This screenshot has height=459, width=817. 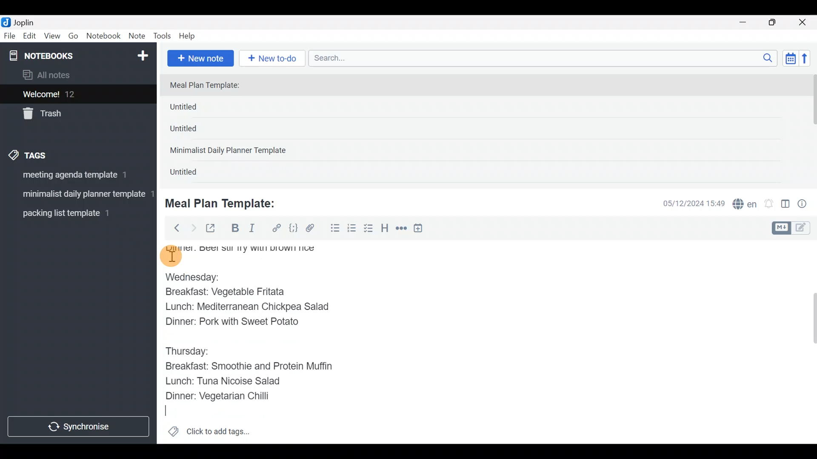 What do you see at coordinates (748, 21) in the screenshot?
I see `Minimize` at bounding box center [748, 21].